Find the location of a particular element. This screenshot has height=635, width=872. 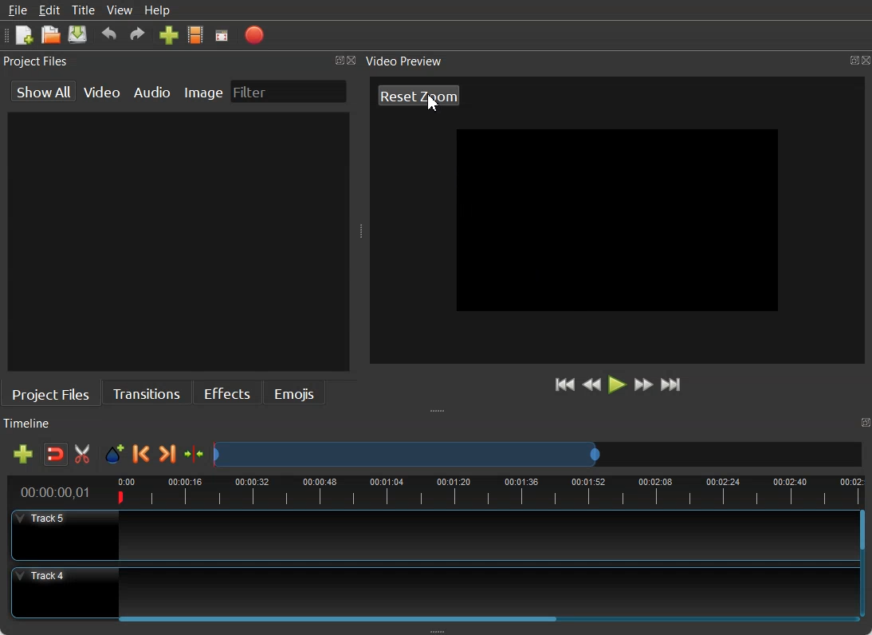

Window Adjuster is located at coordinates (437, 410).